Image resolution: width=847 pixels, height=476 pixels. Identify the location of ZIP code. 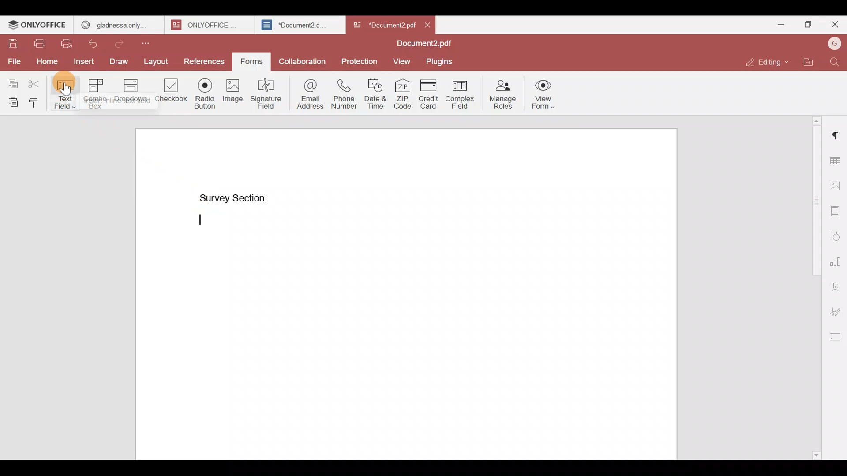
(404, 93).